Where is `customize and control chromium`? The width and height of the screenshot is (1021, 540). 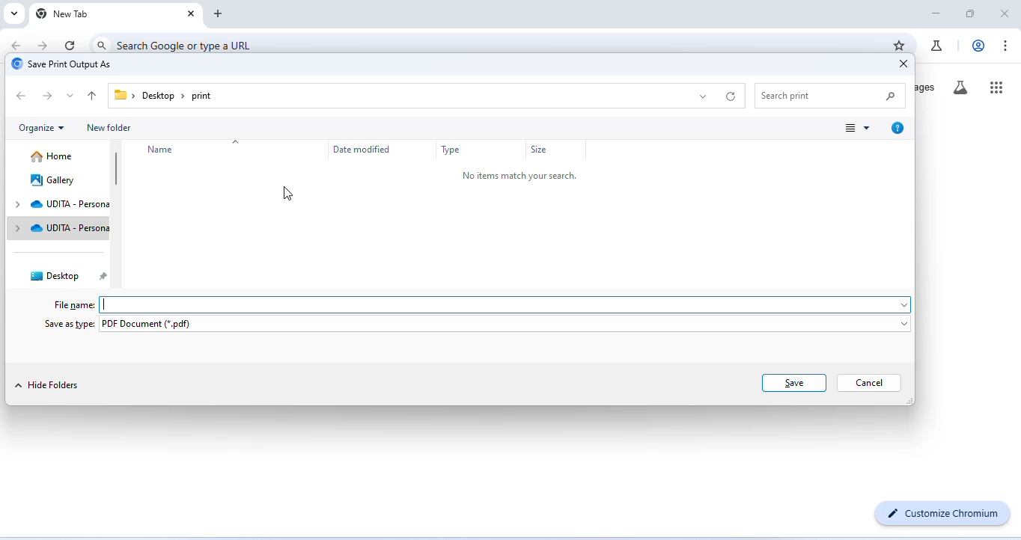
customize and control chromium is located at coordinates (1005, 46).